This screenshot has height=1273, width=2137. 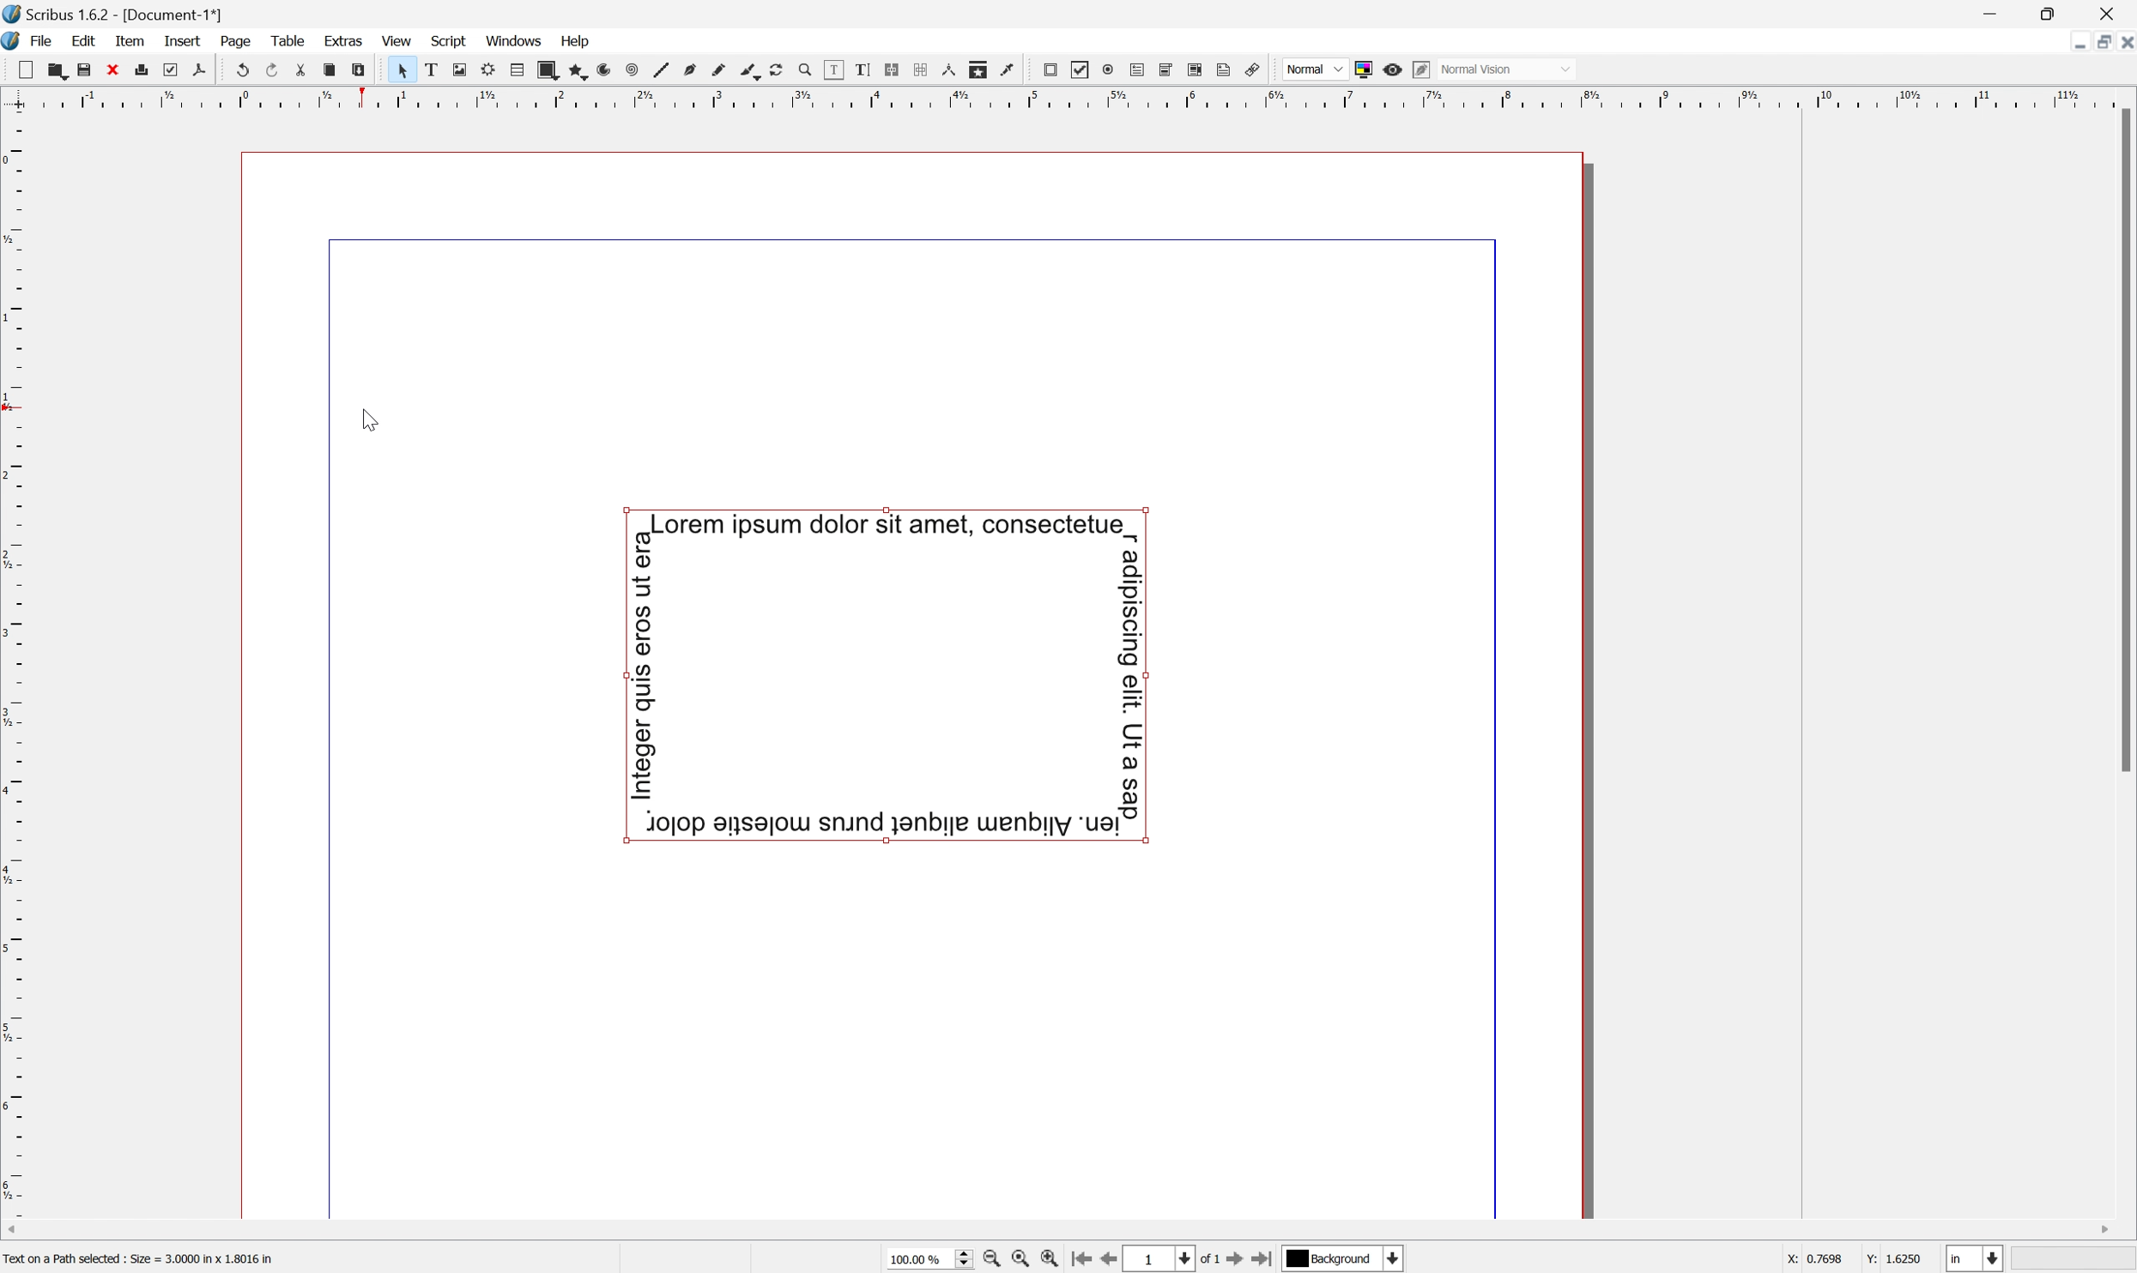 What do you see at coordinates (181, 39) in the screenshot?
I see `Insert` at bounding box center [181, 39].